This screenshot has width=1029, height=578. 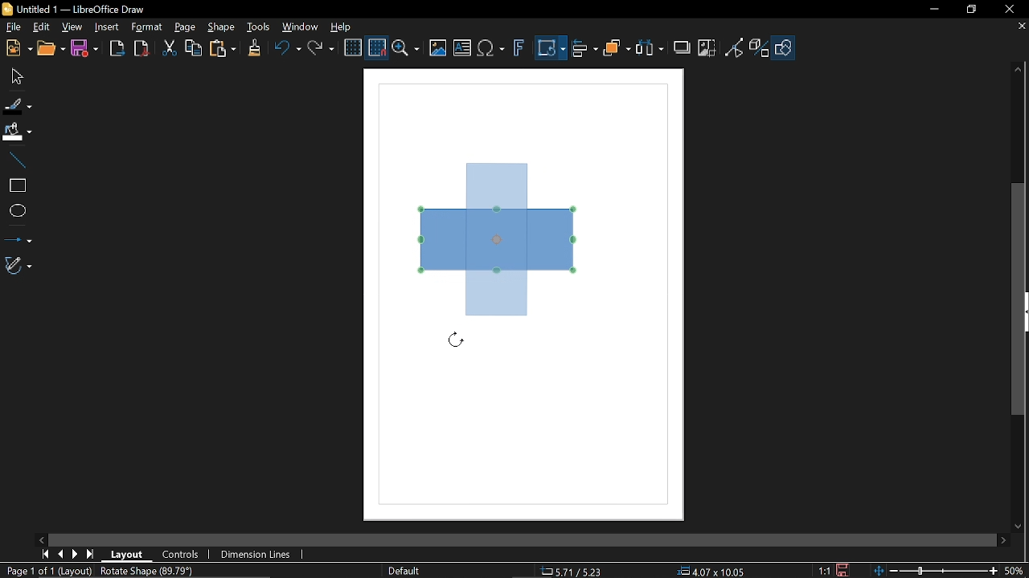 What do you see at coordinates (320, 50) in the screenshot?
I see `Redo` at bounding box center [320, 50].